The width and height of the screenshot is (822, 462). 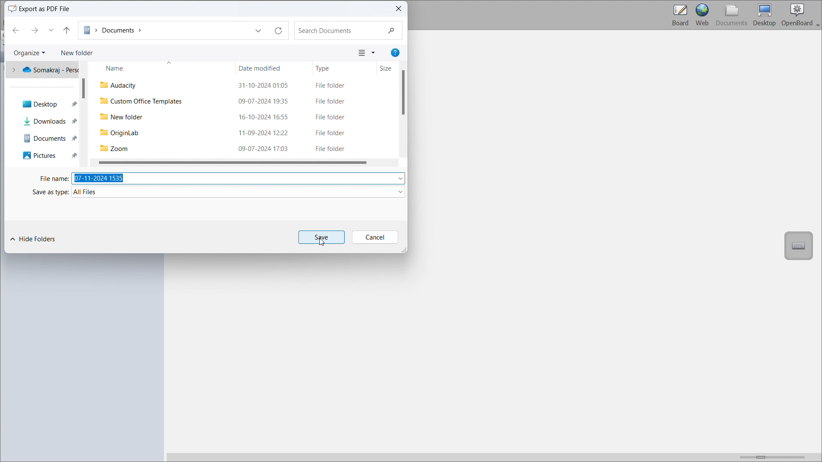 I want to click on web, so click(x=703, y=15).